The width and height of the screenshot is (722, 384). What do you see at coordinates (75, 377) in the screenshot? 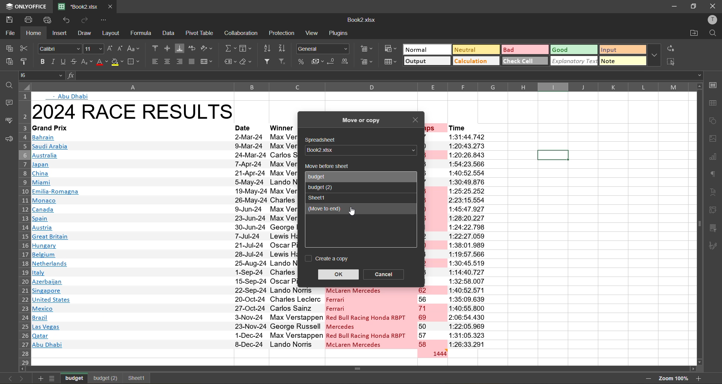
I see `sheet names` at bounding box center [75, 377].